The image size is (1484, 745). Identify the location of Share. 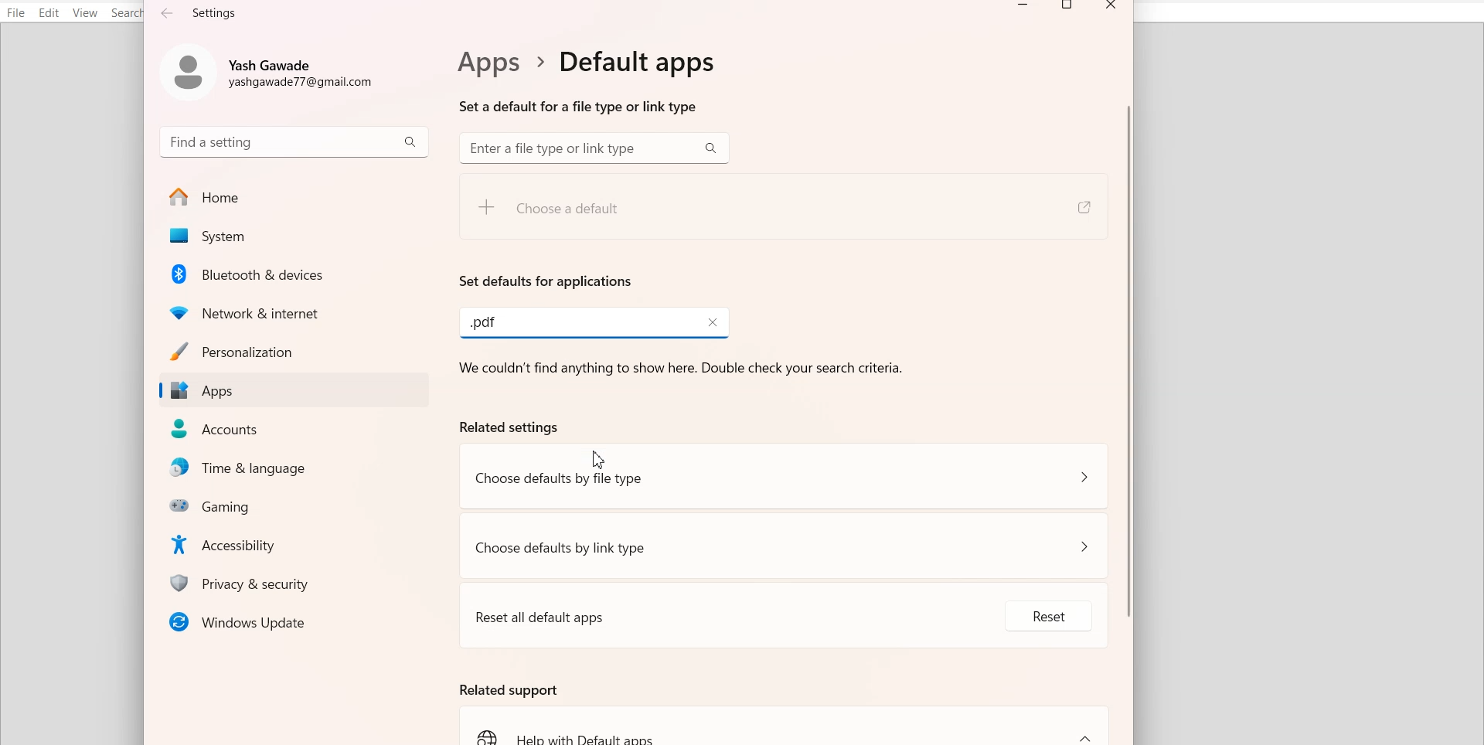
(1082, 208).